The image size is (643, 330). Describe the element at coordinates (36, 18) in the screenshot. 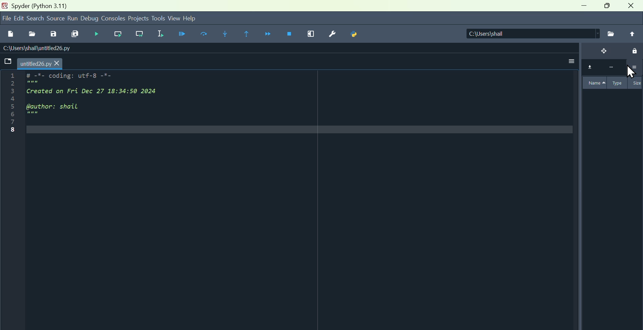

I see `search` at that location.